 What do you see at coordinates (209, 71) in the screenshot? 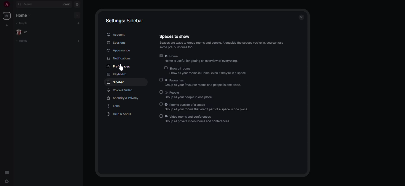
I see `show all rooms` at bounding box center [209, 71].